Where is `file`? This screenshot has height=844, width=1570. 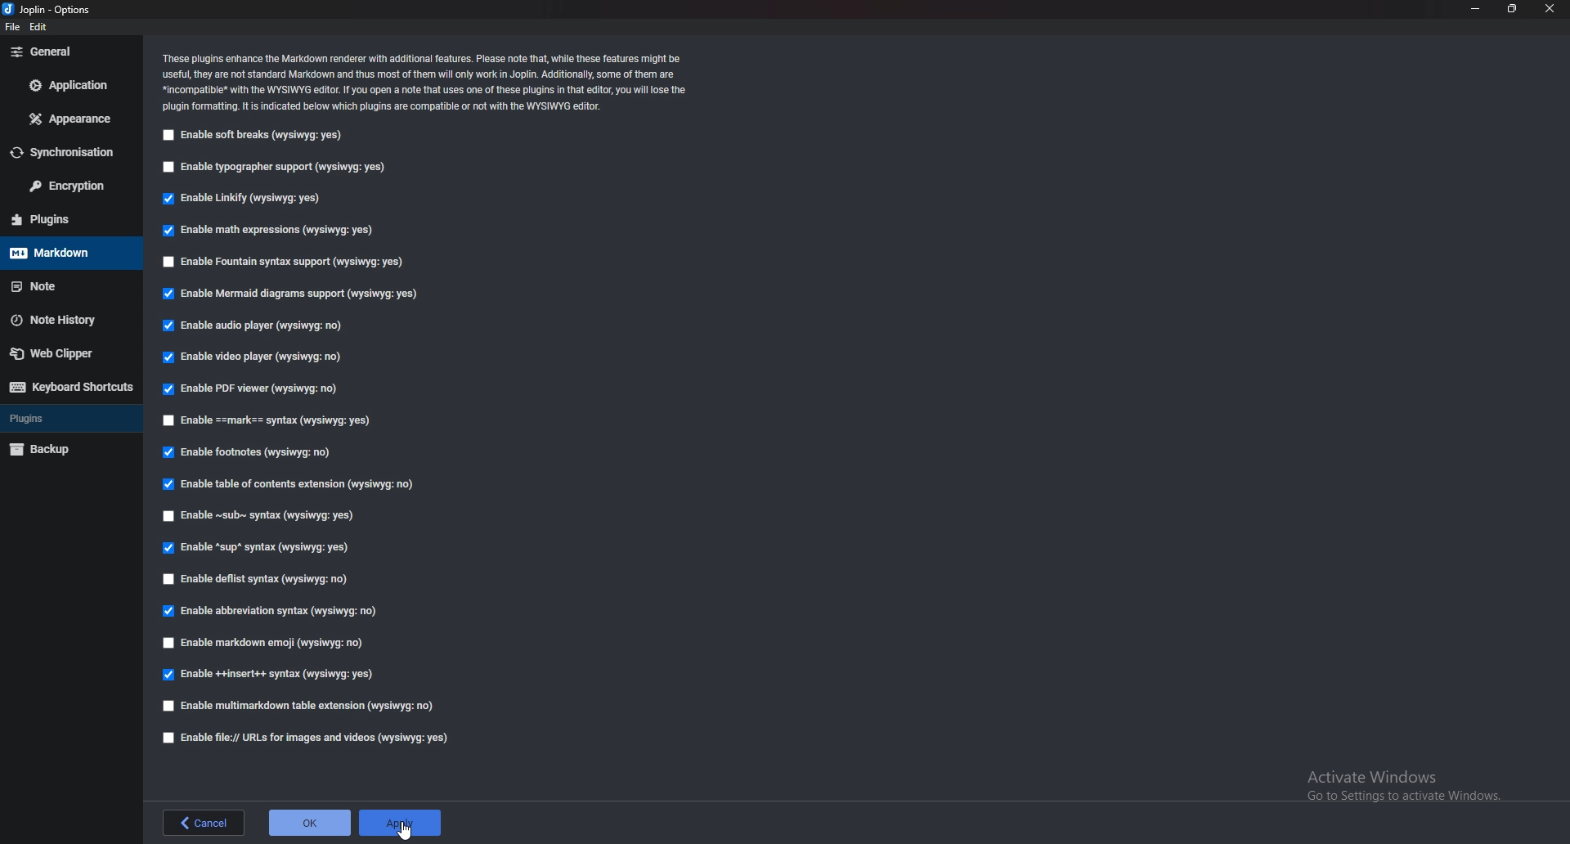 file is located at coordinates (13, 27).